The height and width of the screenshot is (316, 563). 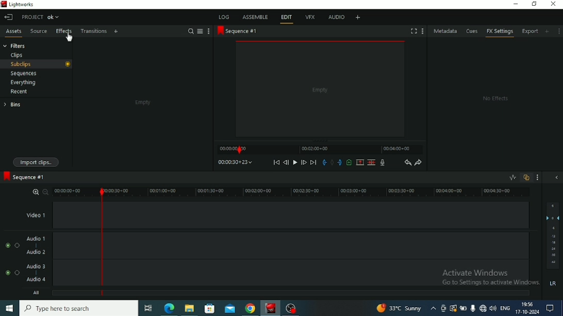 I want to click on Add an in mark at current position, so click(x=324, y=162).